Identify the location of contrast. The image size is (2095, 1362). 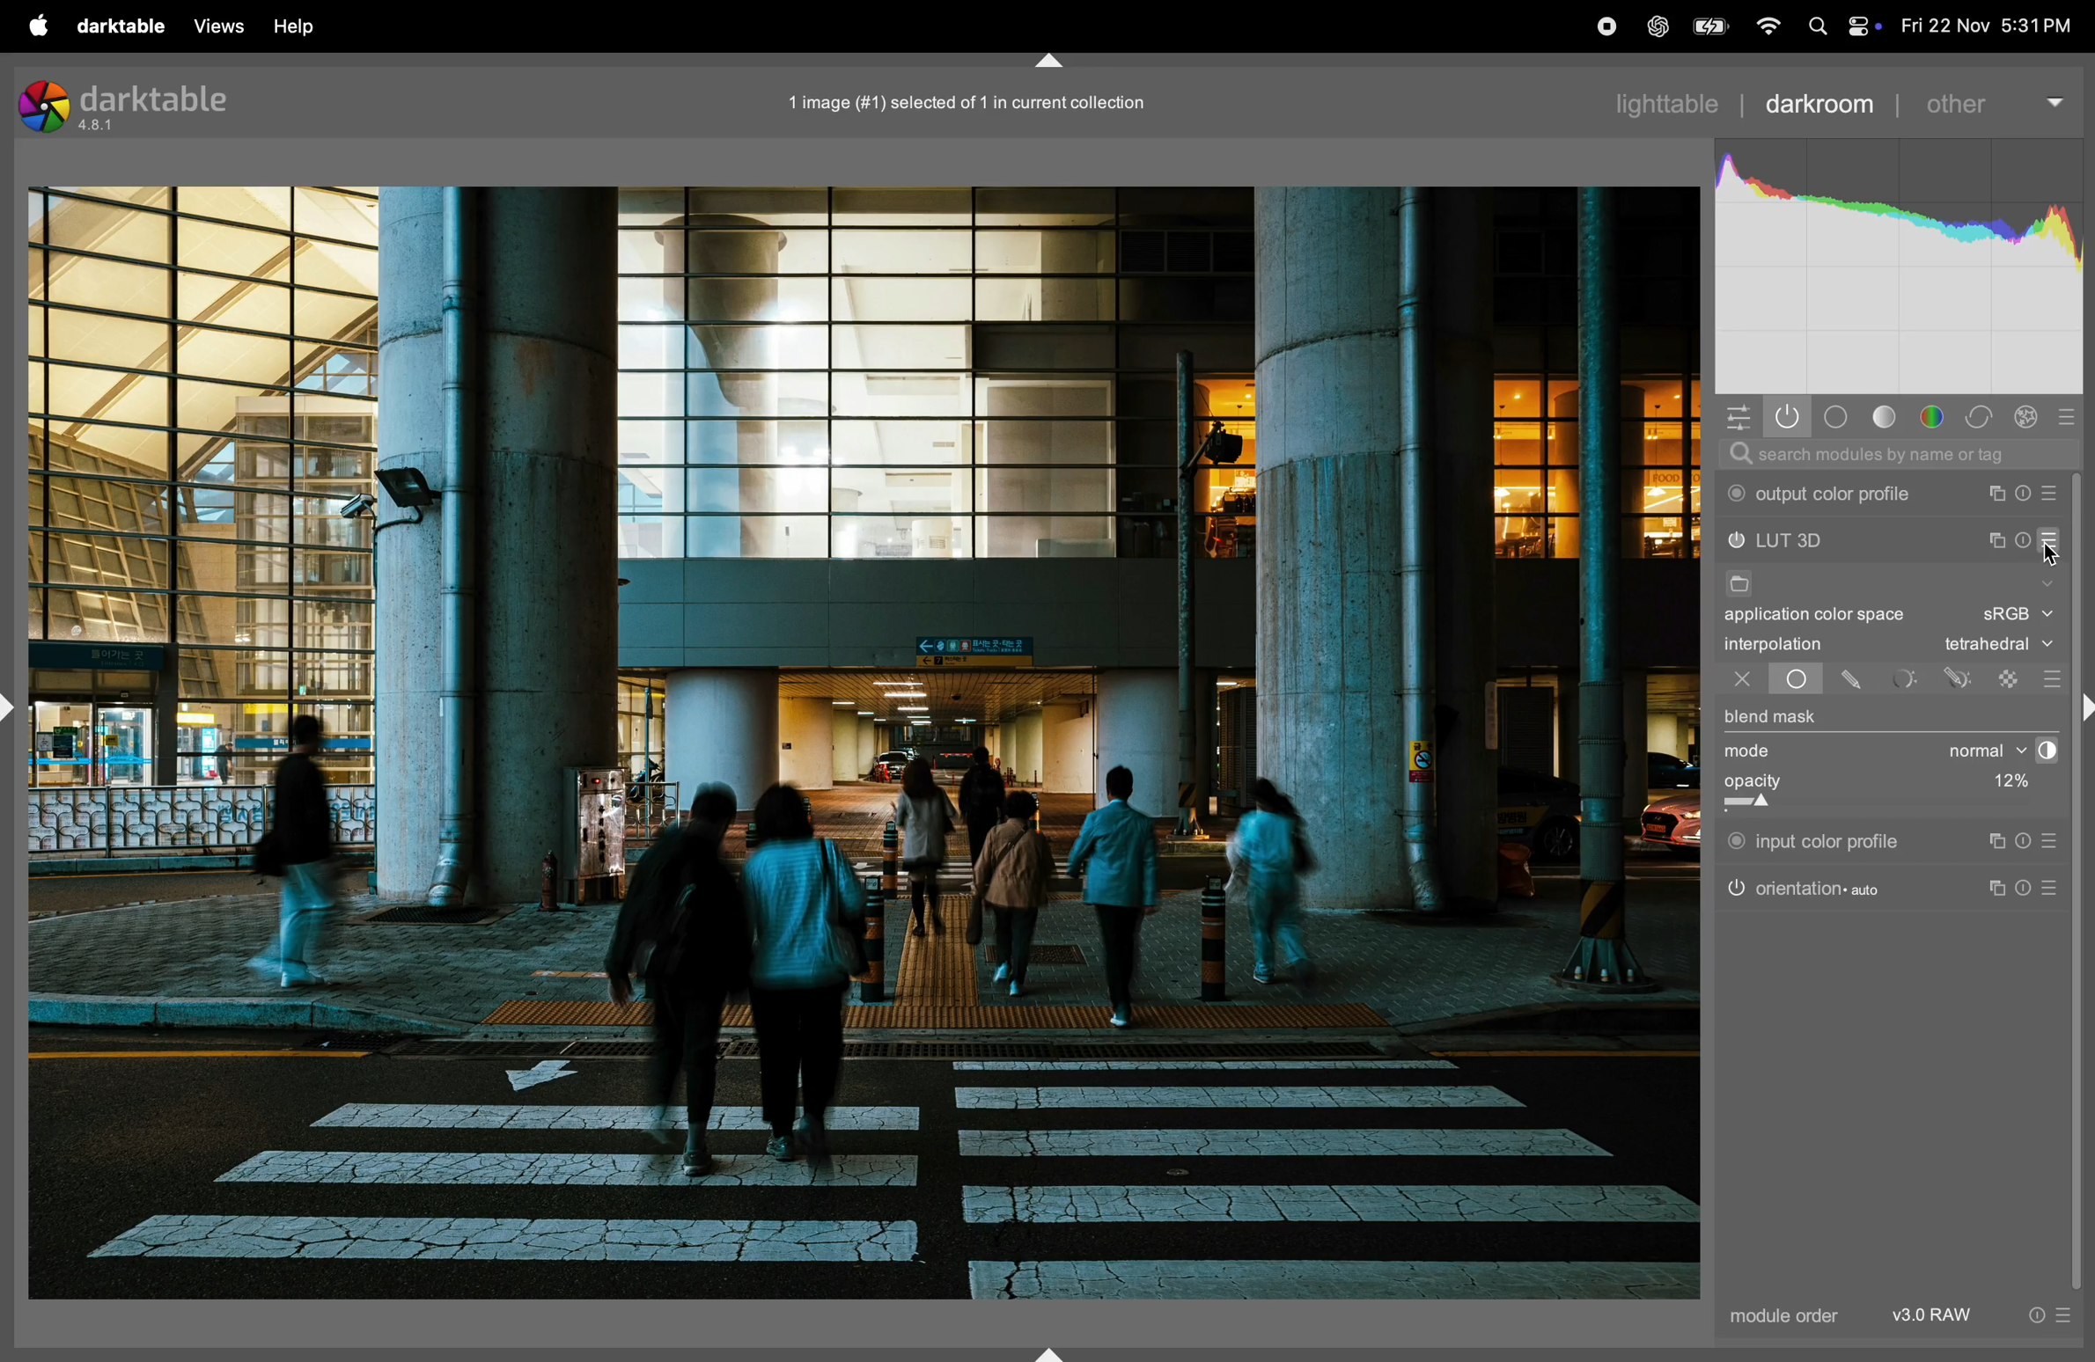
(2042, 751).